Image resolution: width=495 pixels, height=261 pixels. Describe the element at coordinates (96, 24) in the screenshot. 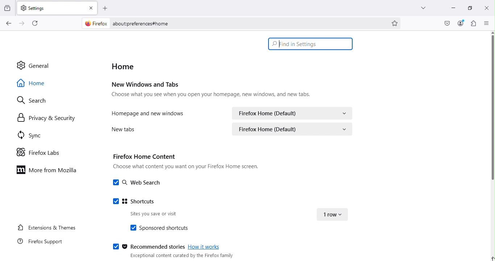

I see `firefox logo` at that location.